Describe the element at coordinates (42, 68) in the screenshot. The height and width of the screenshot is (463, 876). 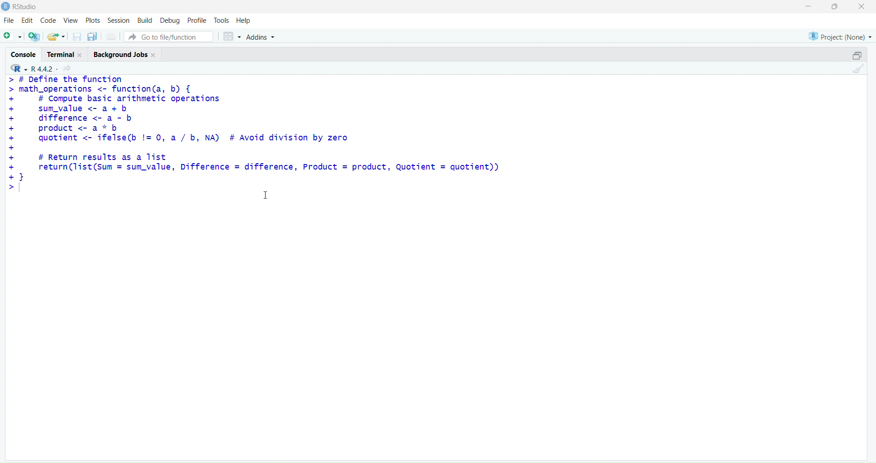
I see `R 4.4.2` at that location.